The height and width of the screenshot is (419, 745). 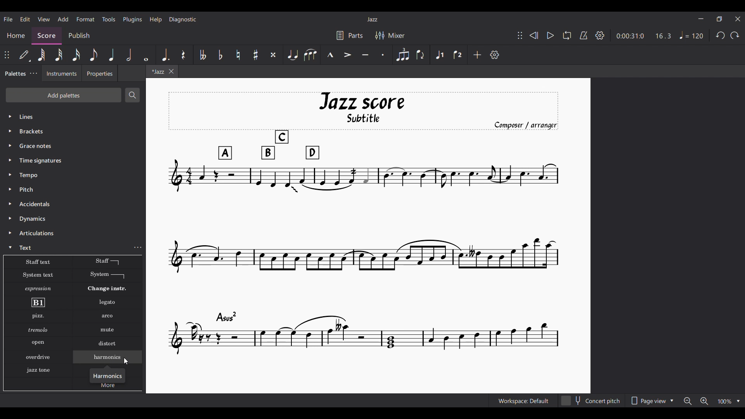 I want to click on Change , so click(x=112, y=289).